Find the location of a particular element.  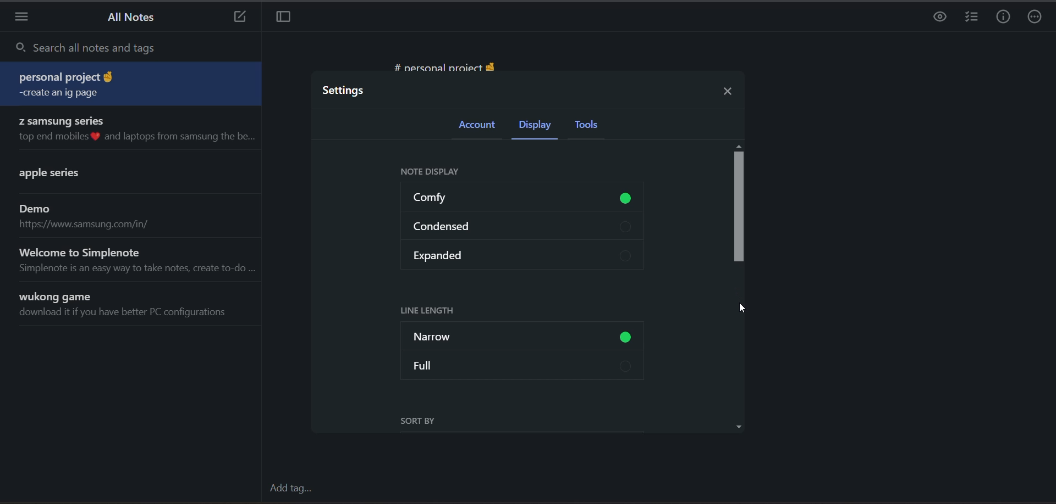

comfy is located at coordinates (525, 198).